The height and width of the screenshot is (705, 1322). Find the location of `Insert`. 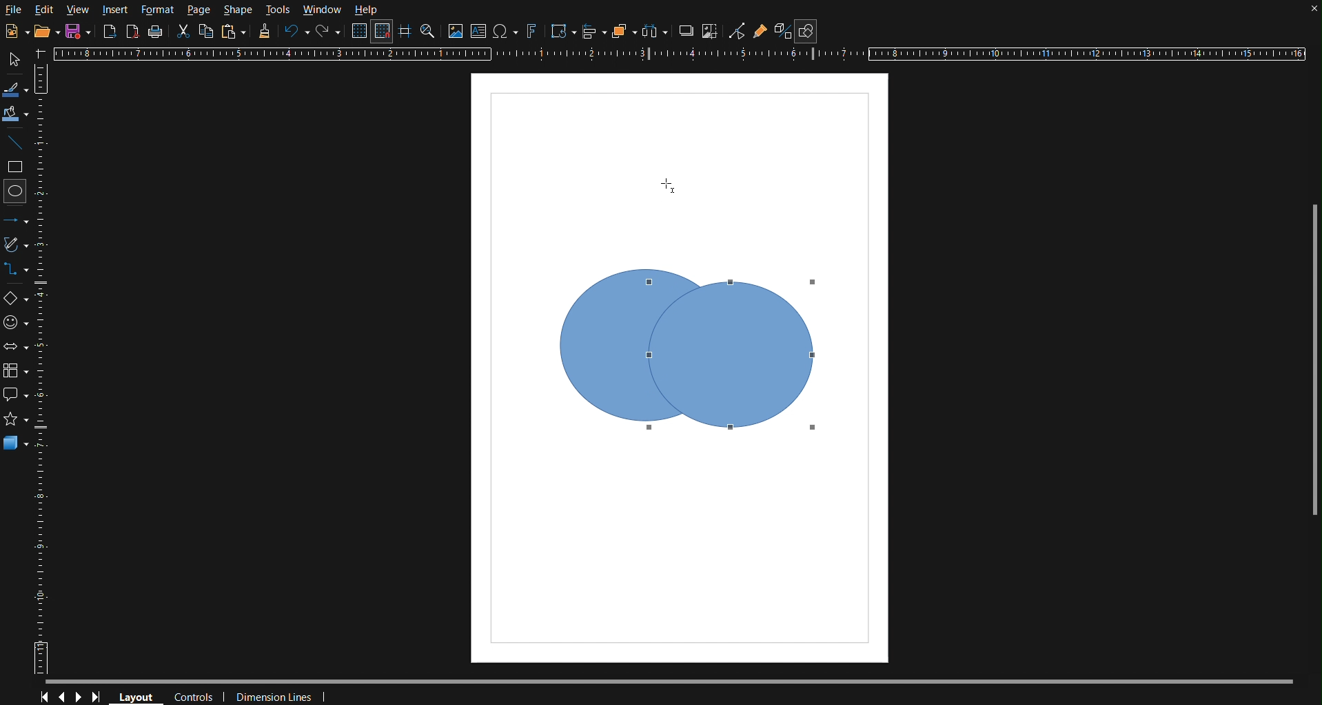

Insert is located at coordinates (114, 8).